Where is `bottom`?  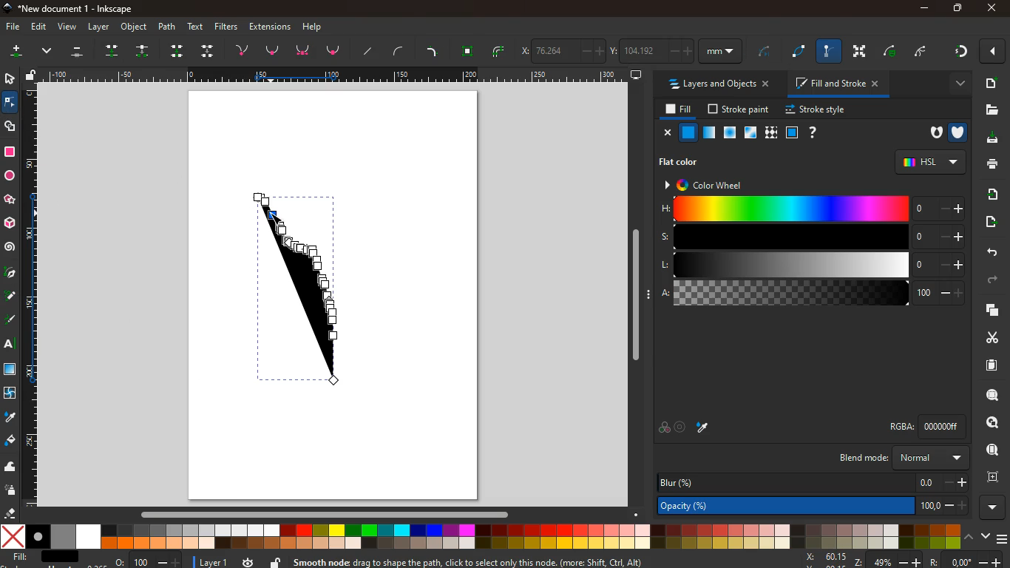 bottom is located at coordinates (335, 53).